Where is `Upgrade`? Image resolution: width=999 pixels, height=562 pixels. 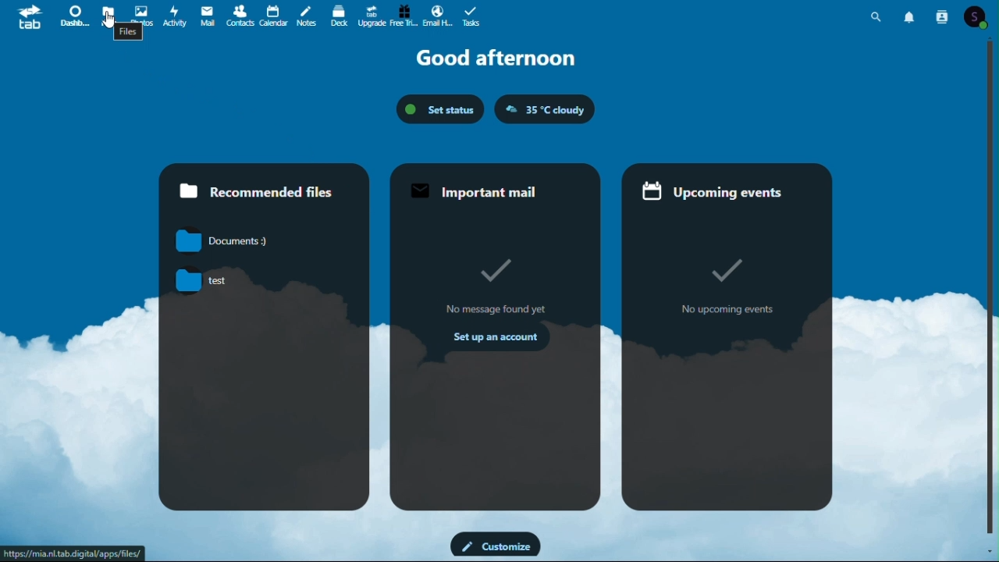 Upgrade is located at coordinates (372, 16).